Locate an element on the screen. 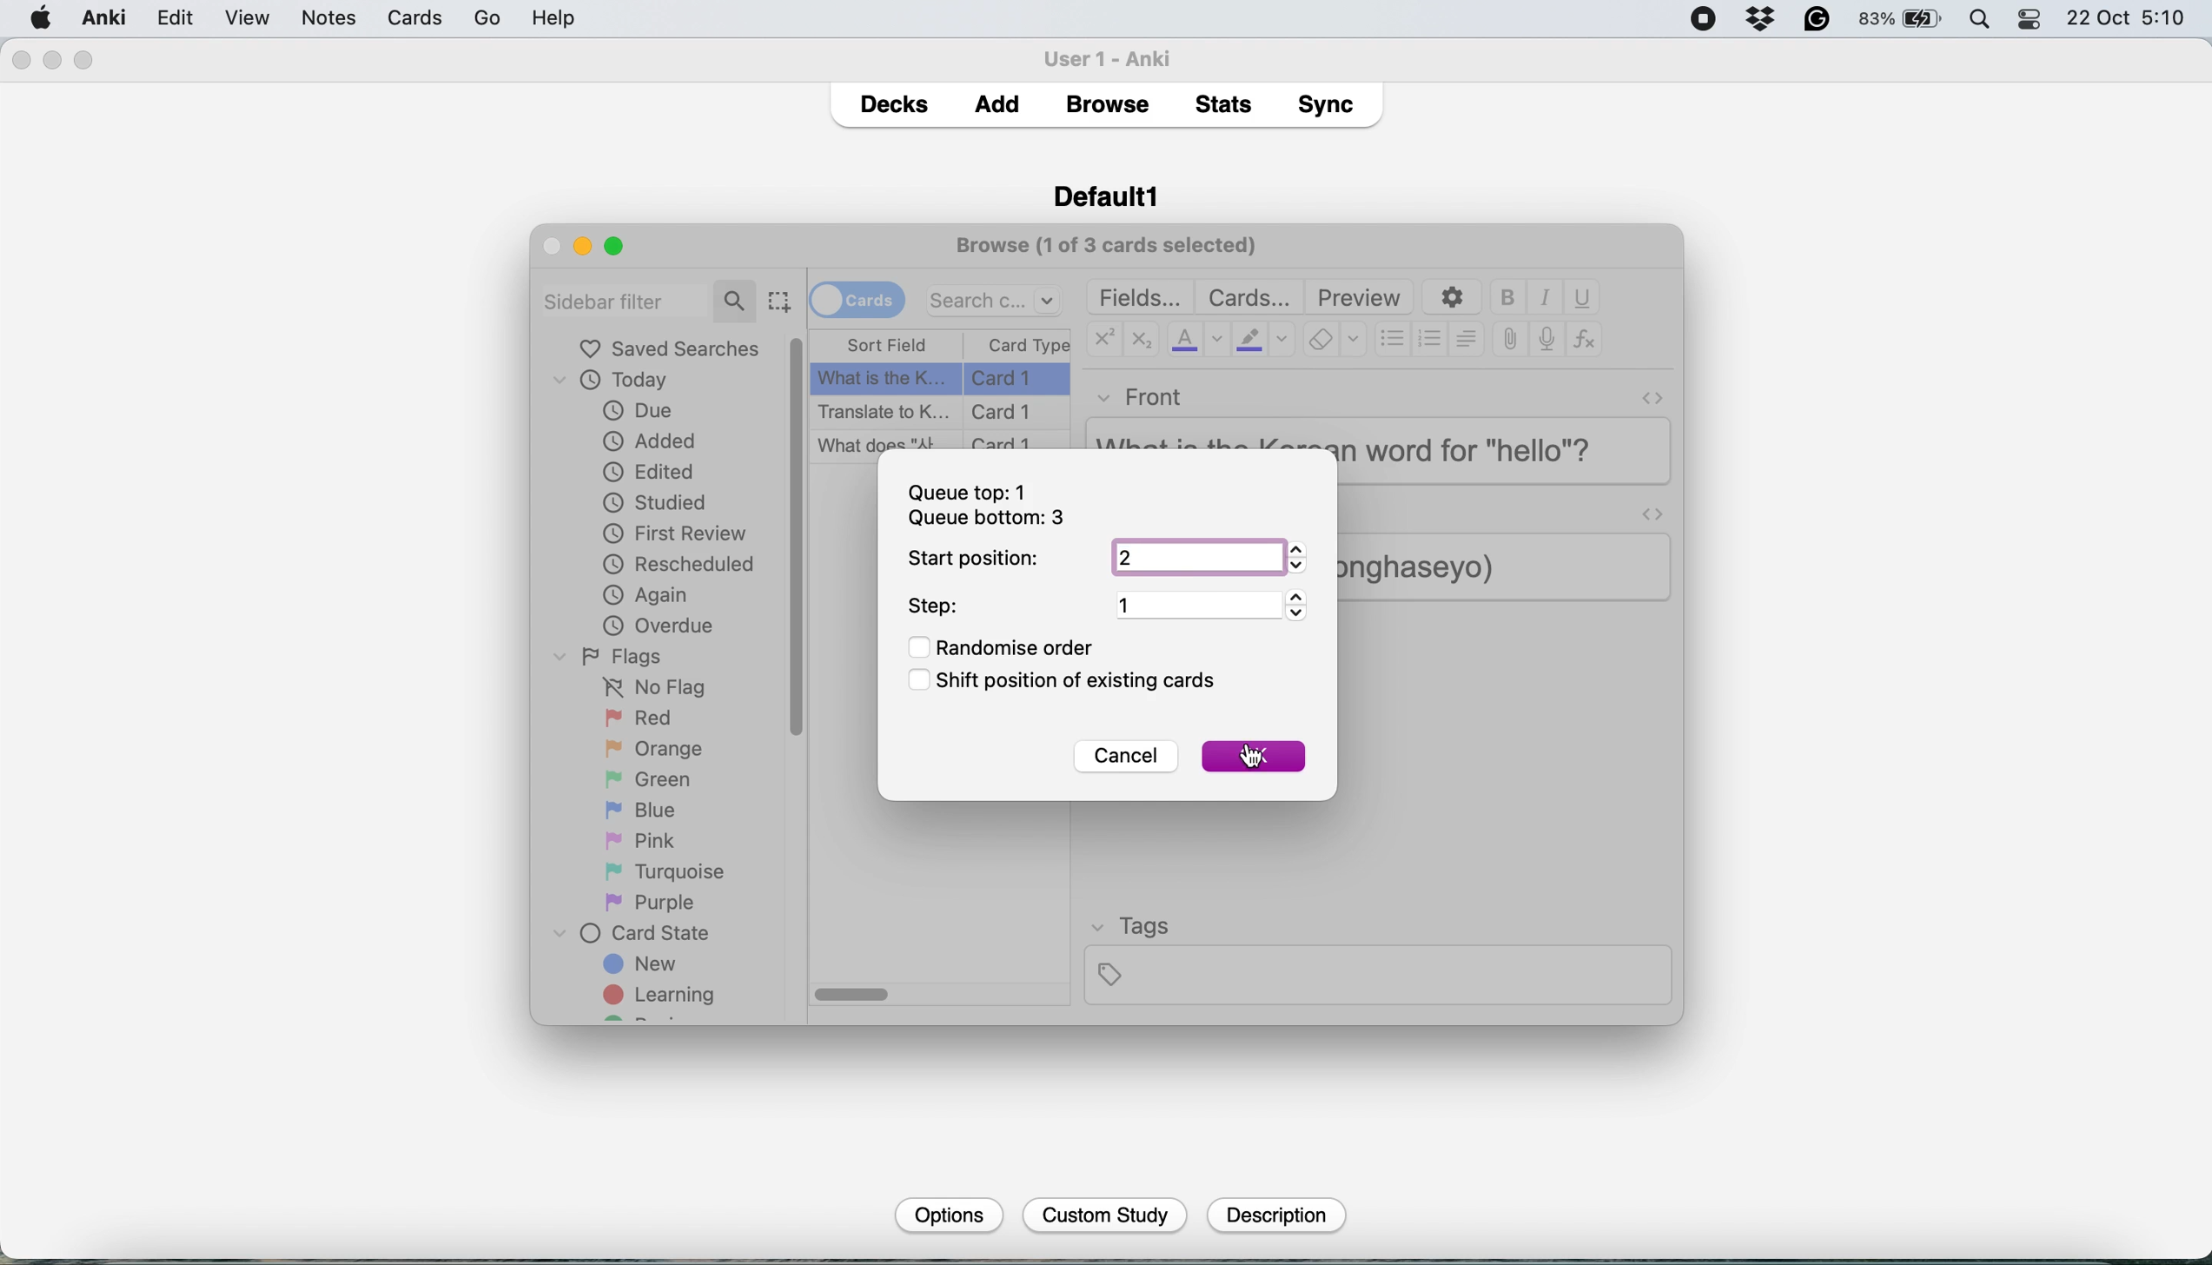 The height and width of the screenshot is (1265, 2212). search bar is located at coordinates (649, 299).